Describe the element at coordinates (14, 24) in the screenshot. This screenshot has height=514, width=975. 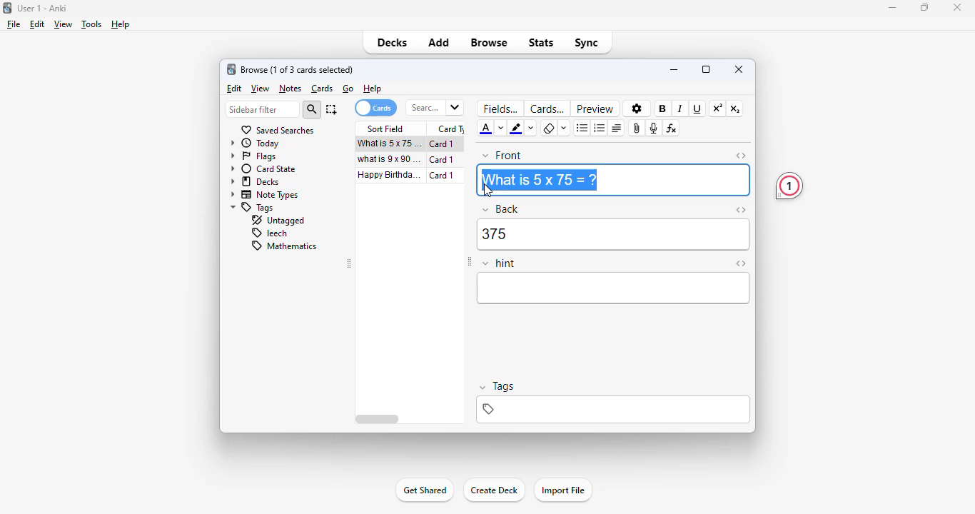
I see `file` at that location.